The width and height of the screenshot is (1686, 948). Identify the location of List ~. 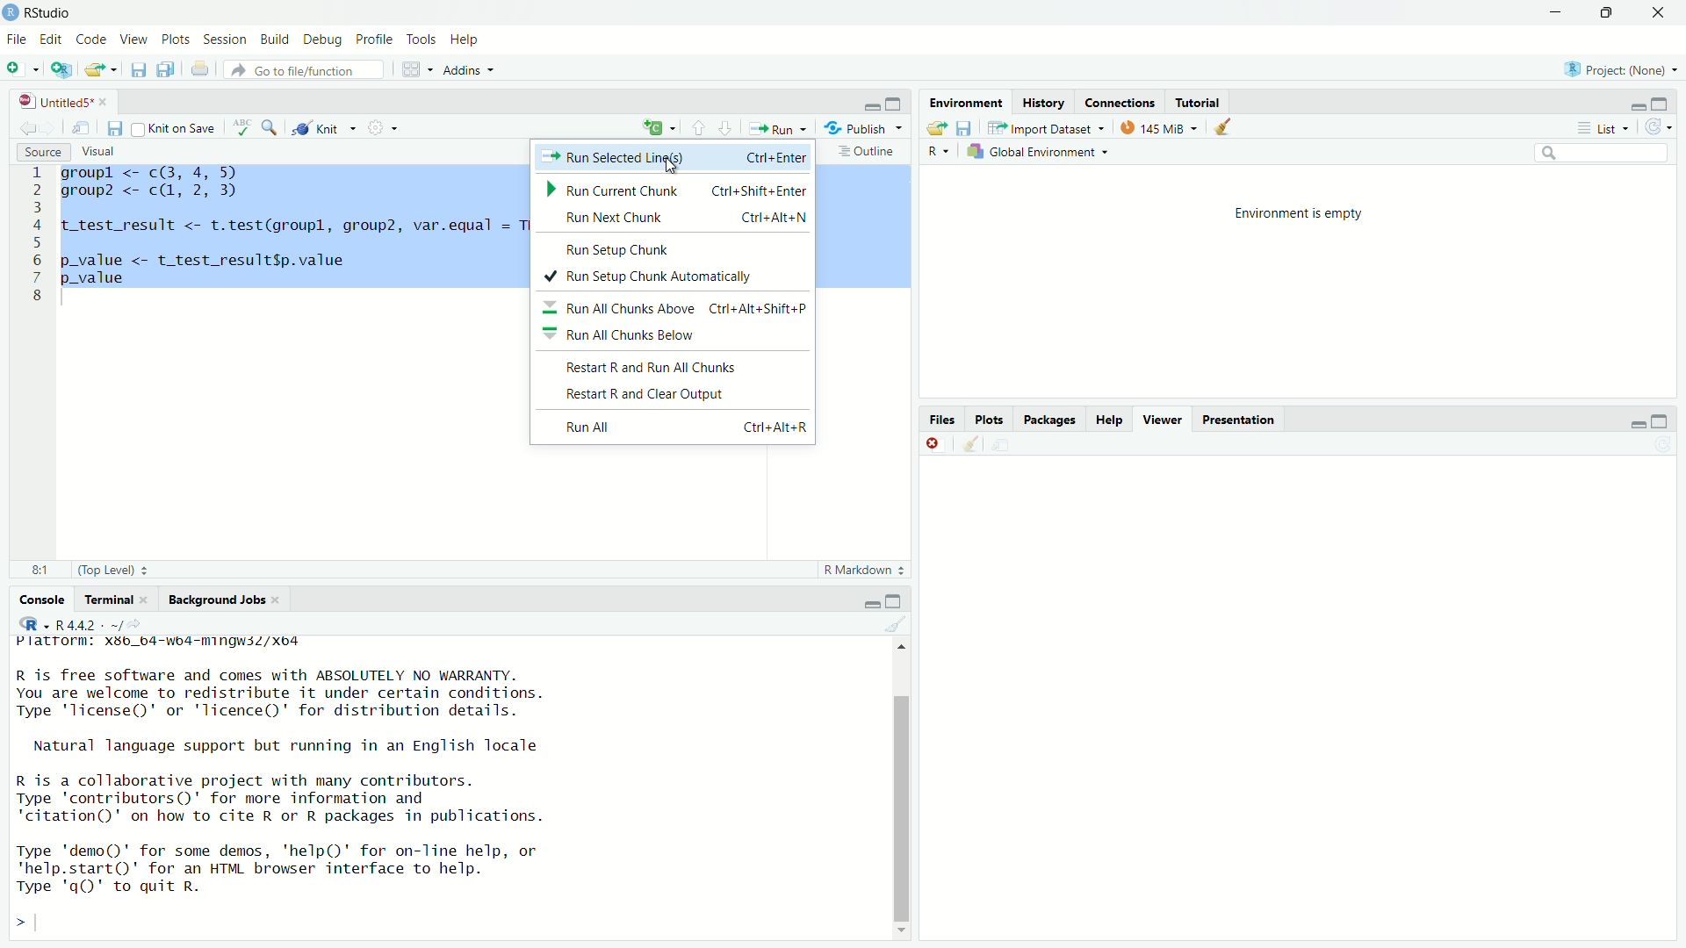
(1599, 126).